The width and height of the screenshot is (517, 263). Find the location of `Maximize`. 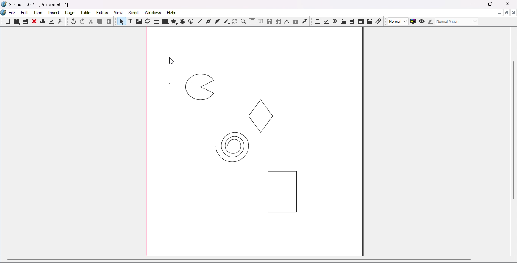

Maximize is located at coordinates (489, 4).